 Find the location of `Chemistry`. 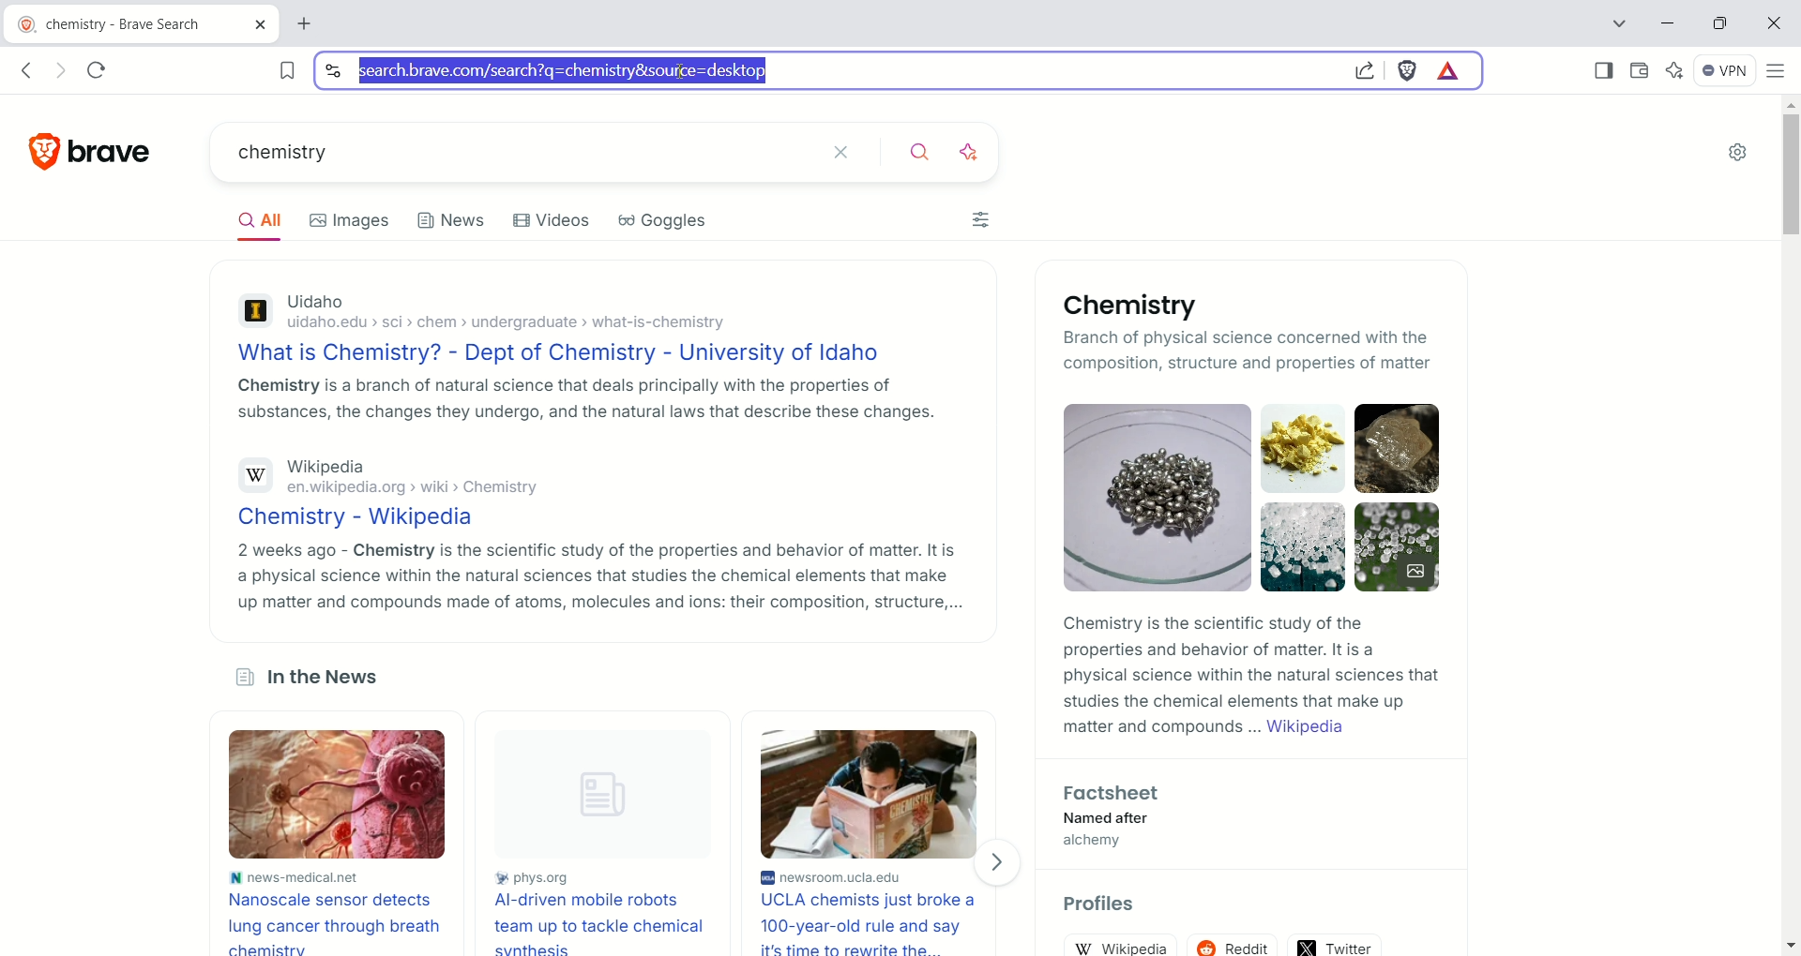

Chemistry is located at coordinates (1138, 306).